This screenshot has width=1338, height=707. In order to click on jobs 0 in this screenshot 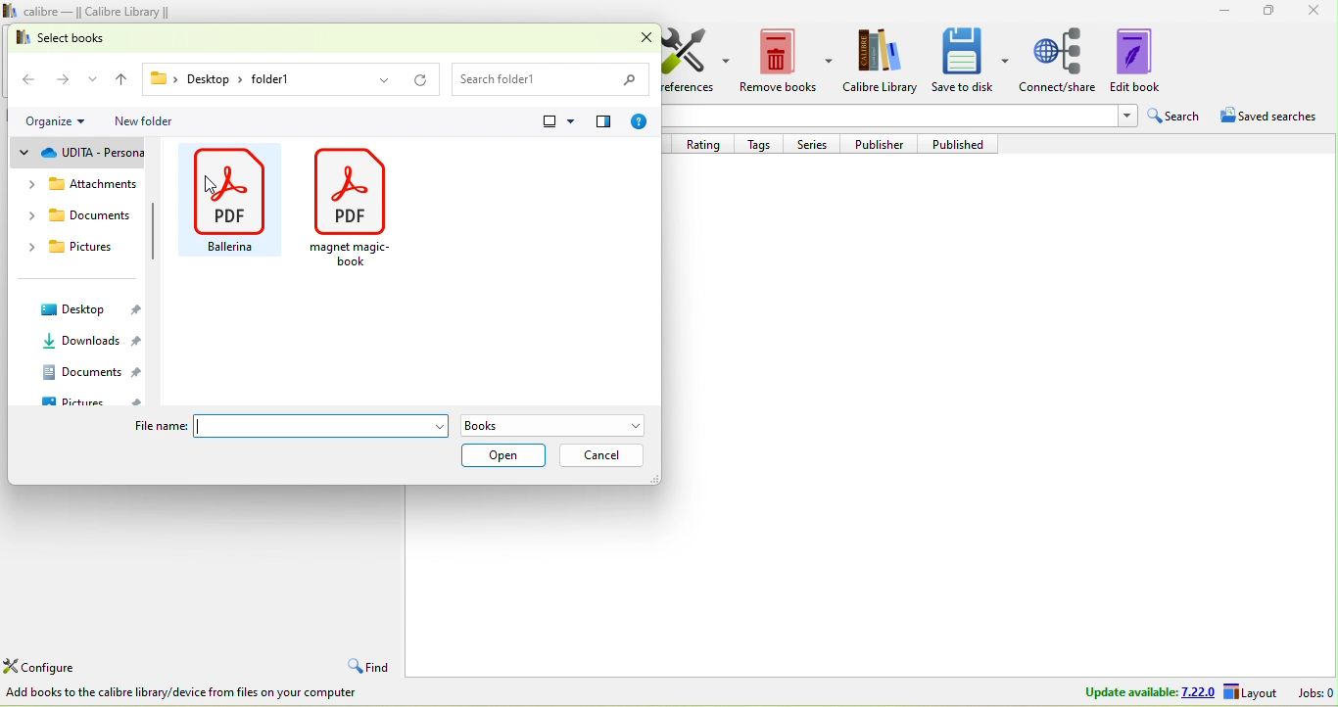, I will do `click(1313, 692)`.